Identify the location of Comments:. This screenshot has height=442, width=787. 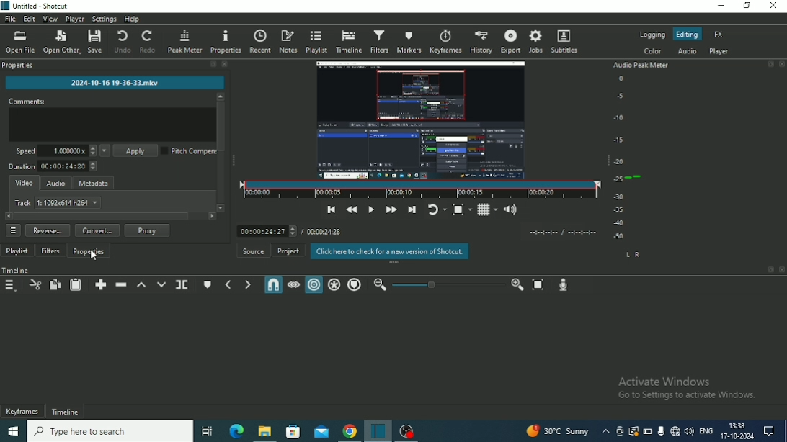
(27, 101).